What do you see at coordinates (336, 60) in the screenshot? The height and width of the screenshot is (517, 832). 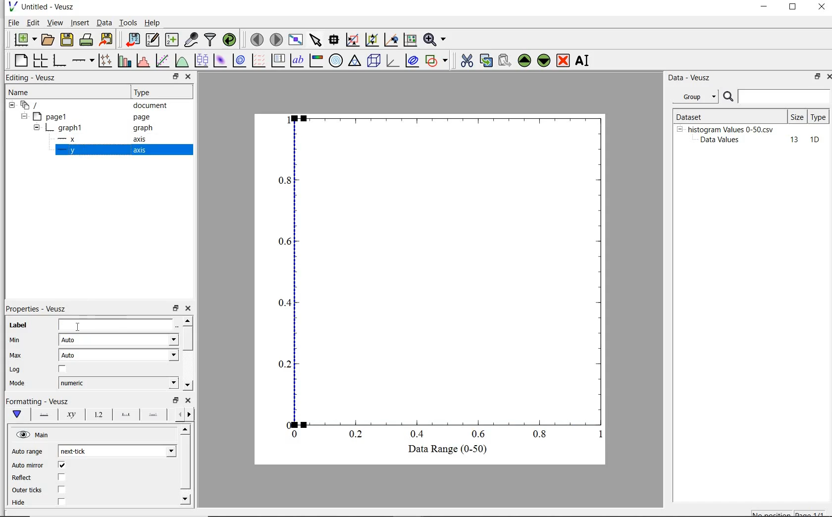 I see `polar graph` at bounding box center [336, 60].